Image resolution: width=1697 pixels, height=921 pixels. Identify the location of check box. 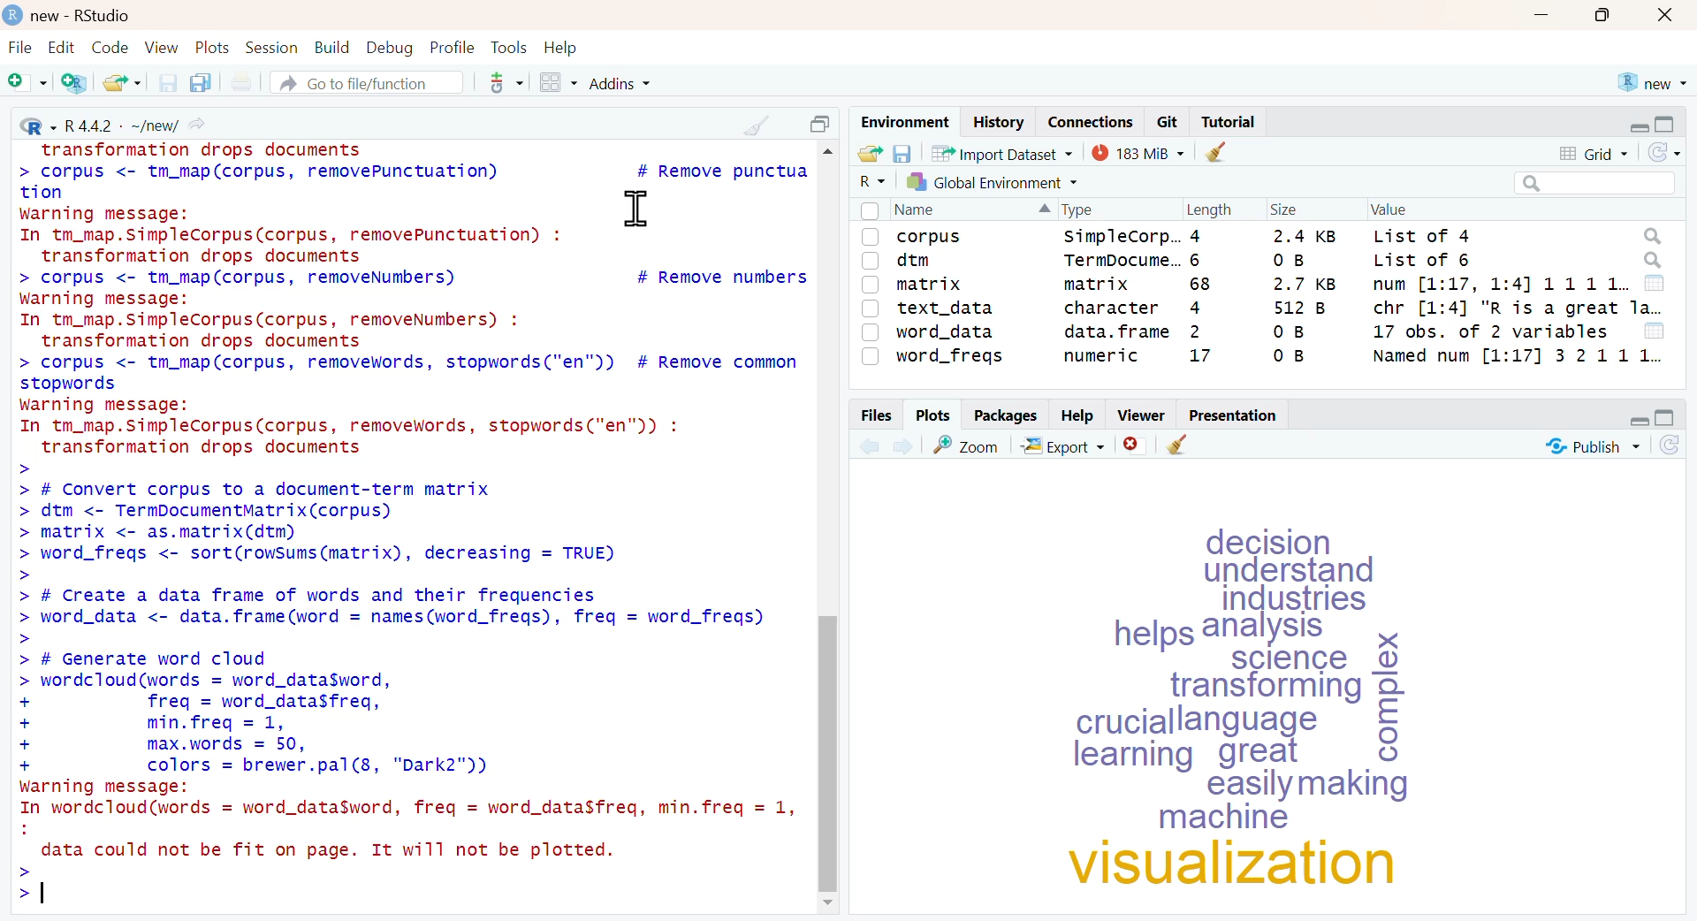
(870, 260).